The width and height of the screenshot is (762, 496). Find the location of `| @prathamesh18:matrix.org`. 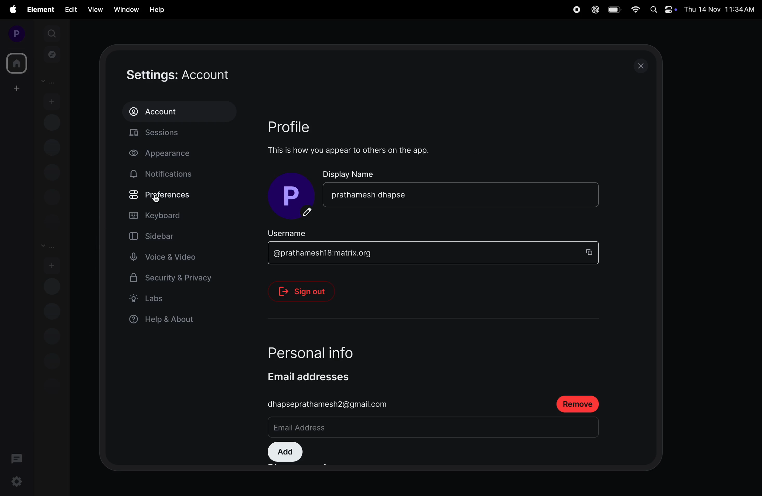

| @prathamesh18:matrix.org is located at coordinates (321, 254).